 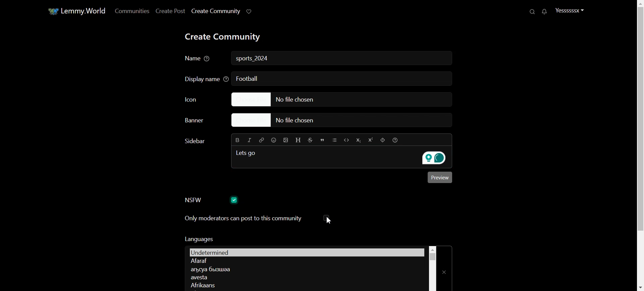 What do you see at coordinates (533, 11) in the screenshot?
I see `Search` at bounding box center [533, 11].